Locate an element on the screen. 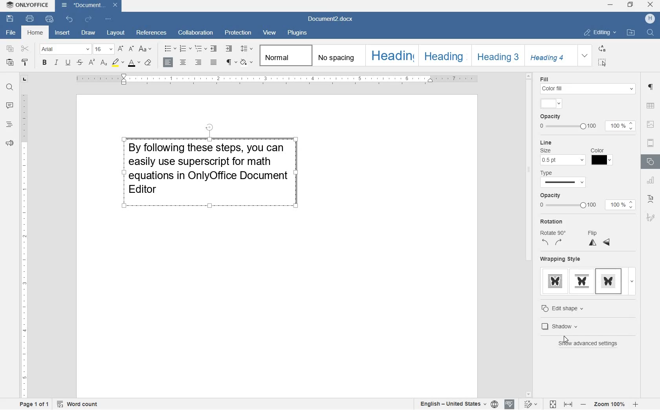 The width and height of the screenshot is (660, 410). font name is located at coordinates (64, 49).